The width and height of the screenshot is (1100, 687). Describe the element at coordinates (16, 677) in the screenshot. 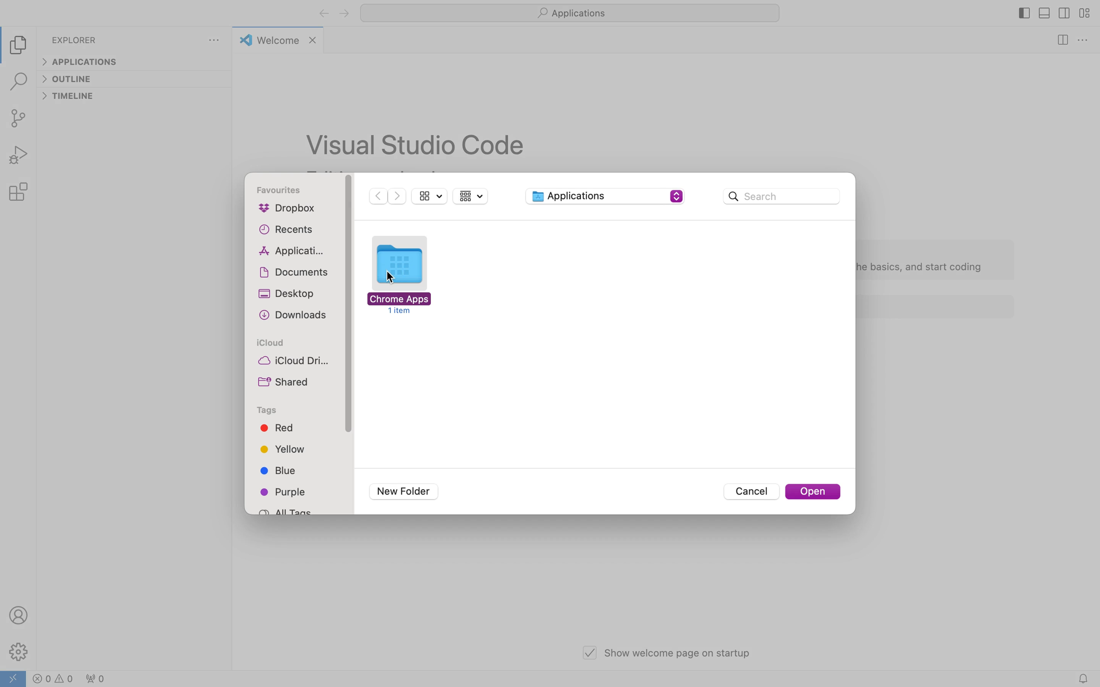

I see `open a remote window` at that location.